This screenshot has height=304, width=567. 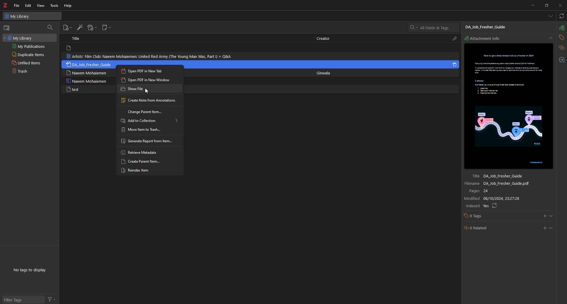 I want to click on add related, so click(x=545, y=228).